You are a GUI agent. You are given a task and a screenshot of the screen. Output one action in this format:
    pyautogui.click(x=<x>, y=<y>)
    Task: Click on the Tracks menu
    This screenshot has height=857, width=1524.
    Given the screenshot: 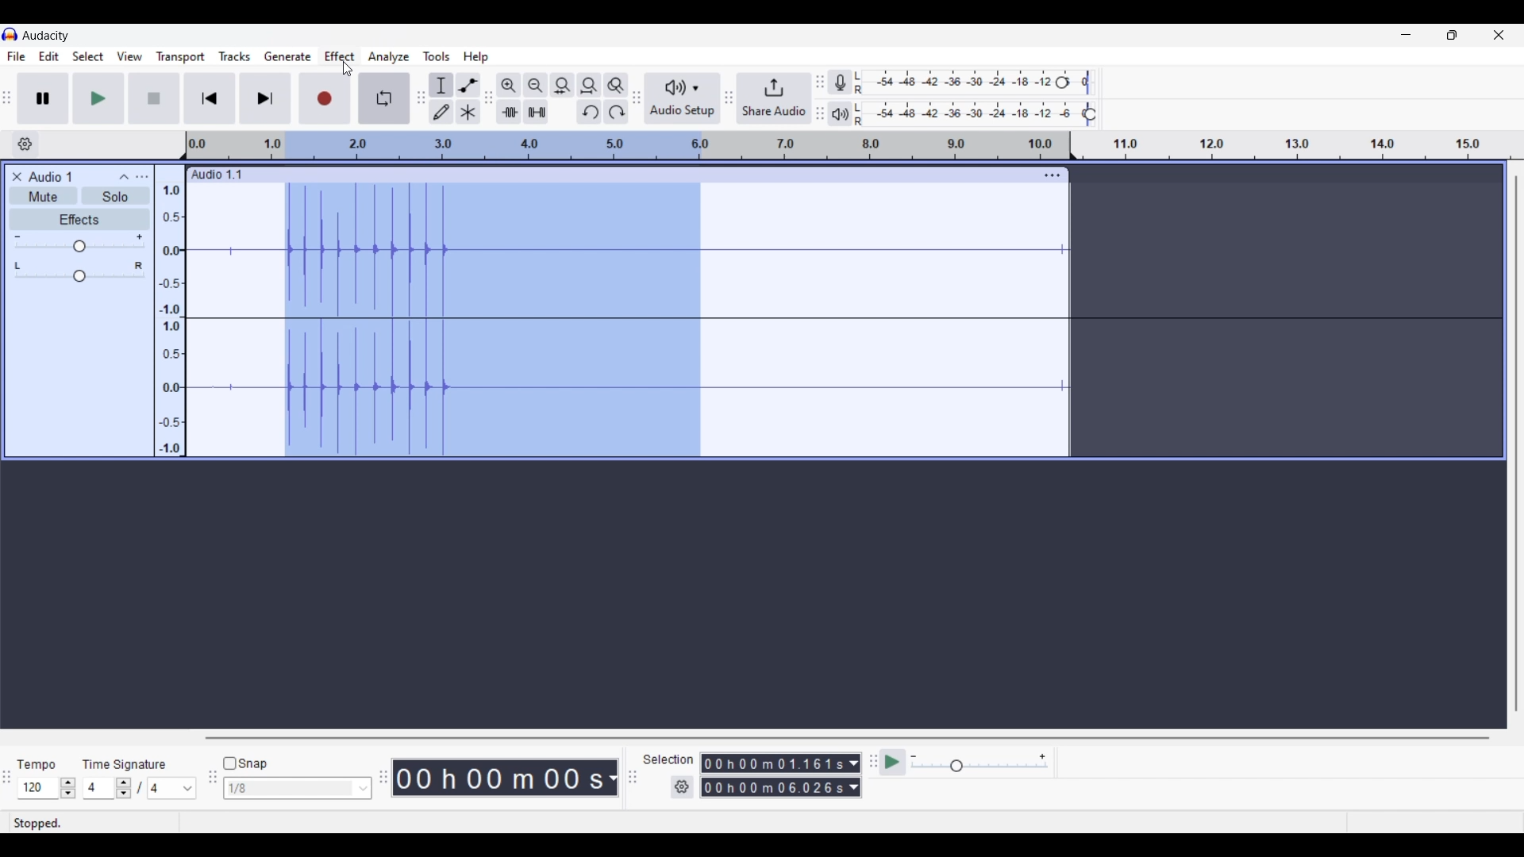 What is the action you would take?
    pyautogui.click(x=235, y=56)
    